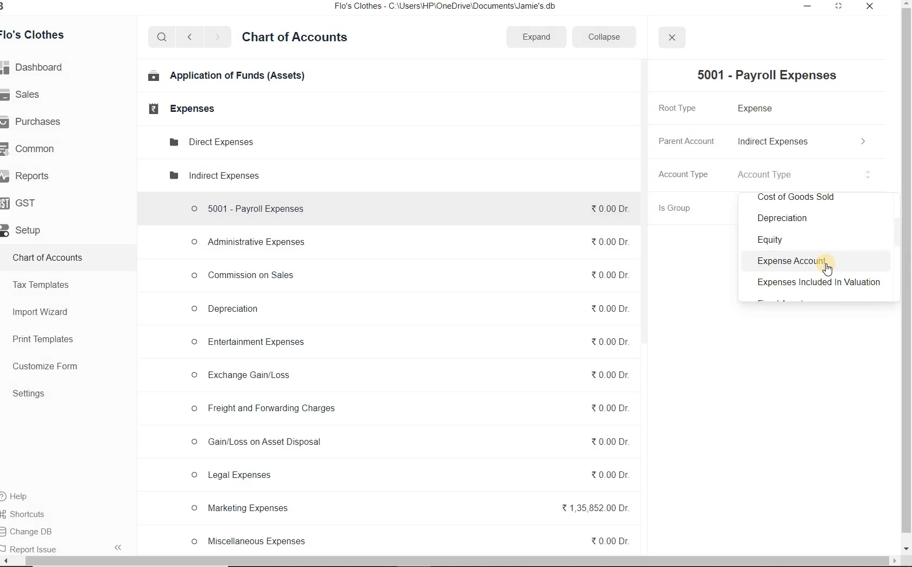  Describe the element at coordinates (410, 312) in the screenshot. I see `© Depreciation 20.000r` at that location.